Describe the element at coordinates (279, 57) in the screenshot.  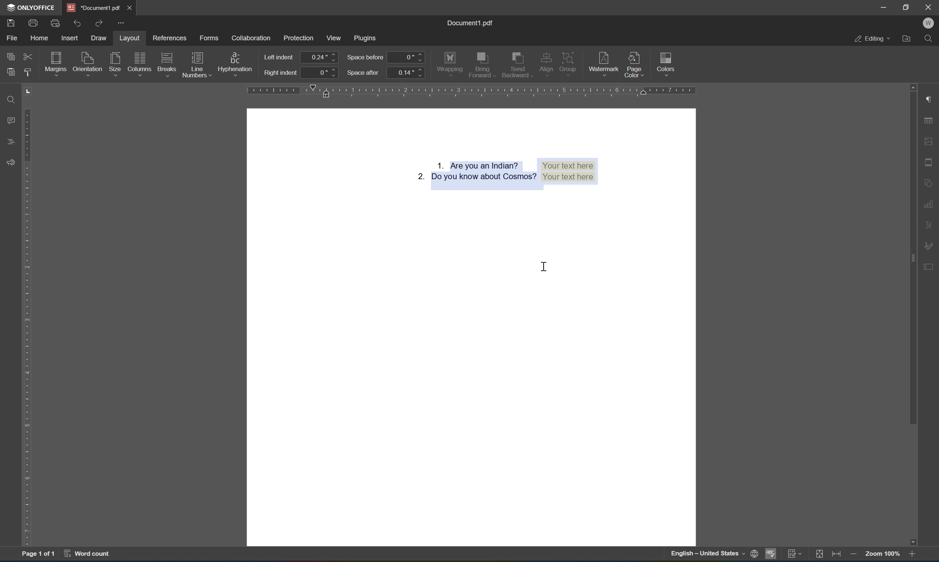
I see `left indent` at that location.